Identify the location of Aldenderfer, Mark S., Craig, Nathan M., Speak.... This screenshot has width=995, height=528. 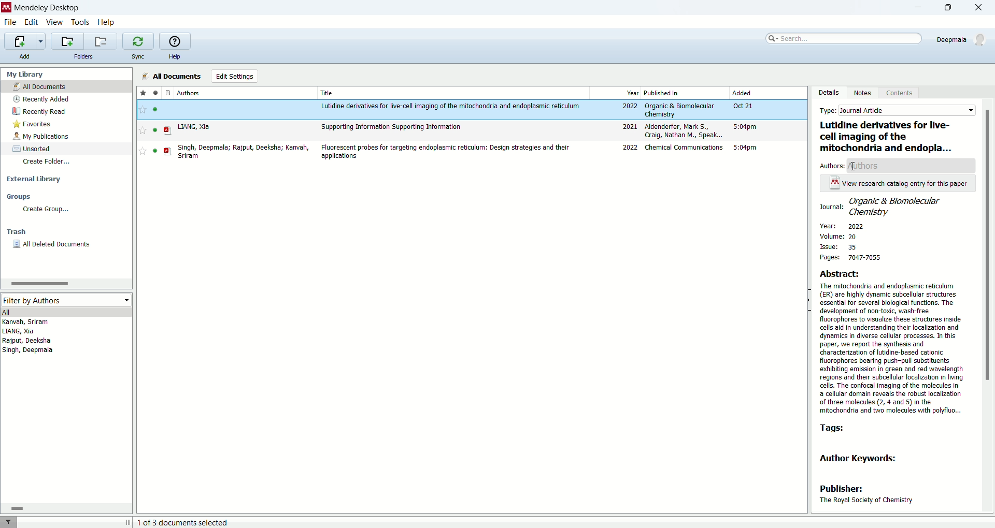
(685, 131).